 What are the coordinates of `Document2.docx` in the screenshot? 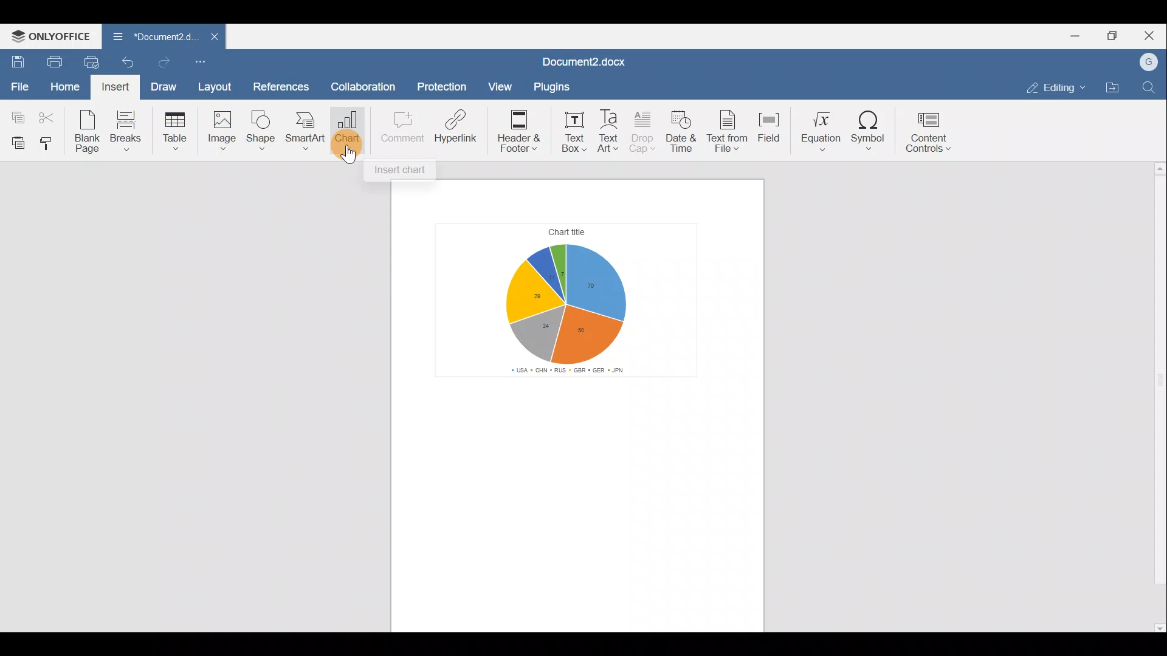 It's located at (585, 59).